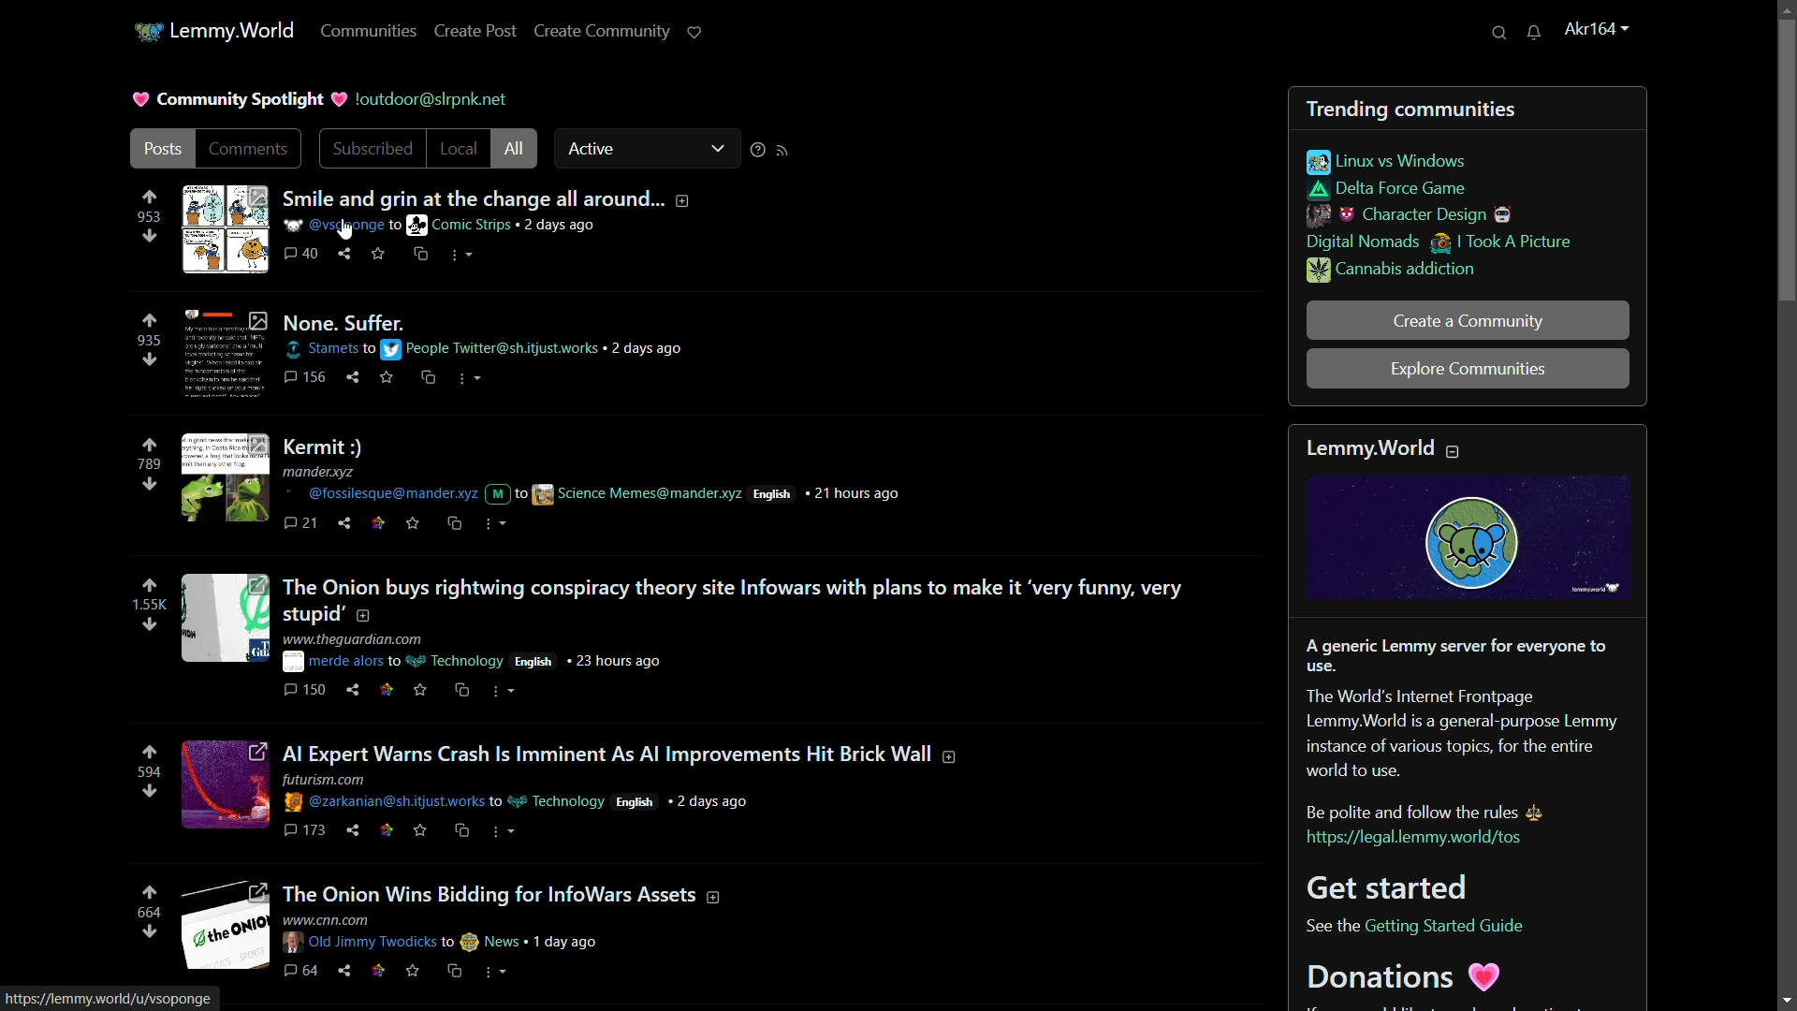 This screenshot has width=1797, height=1011. I want to click on explore communities, so click(1468, 368).